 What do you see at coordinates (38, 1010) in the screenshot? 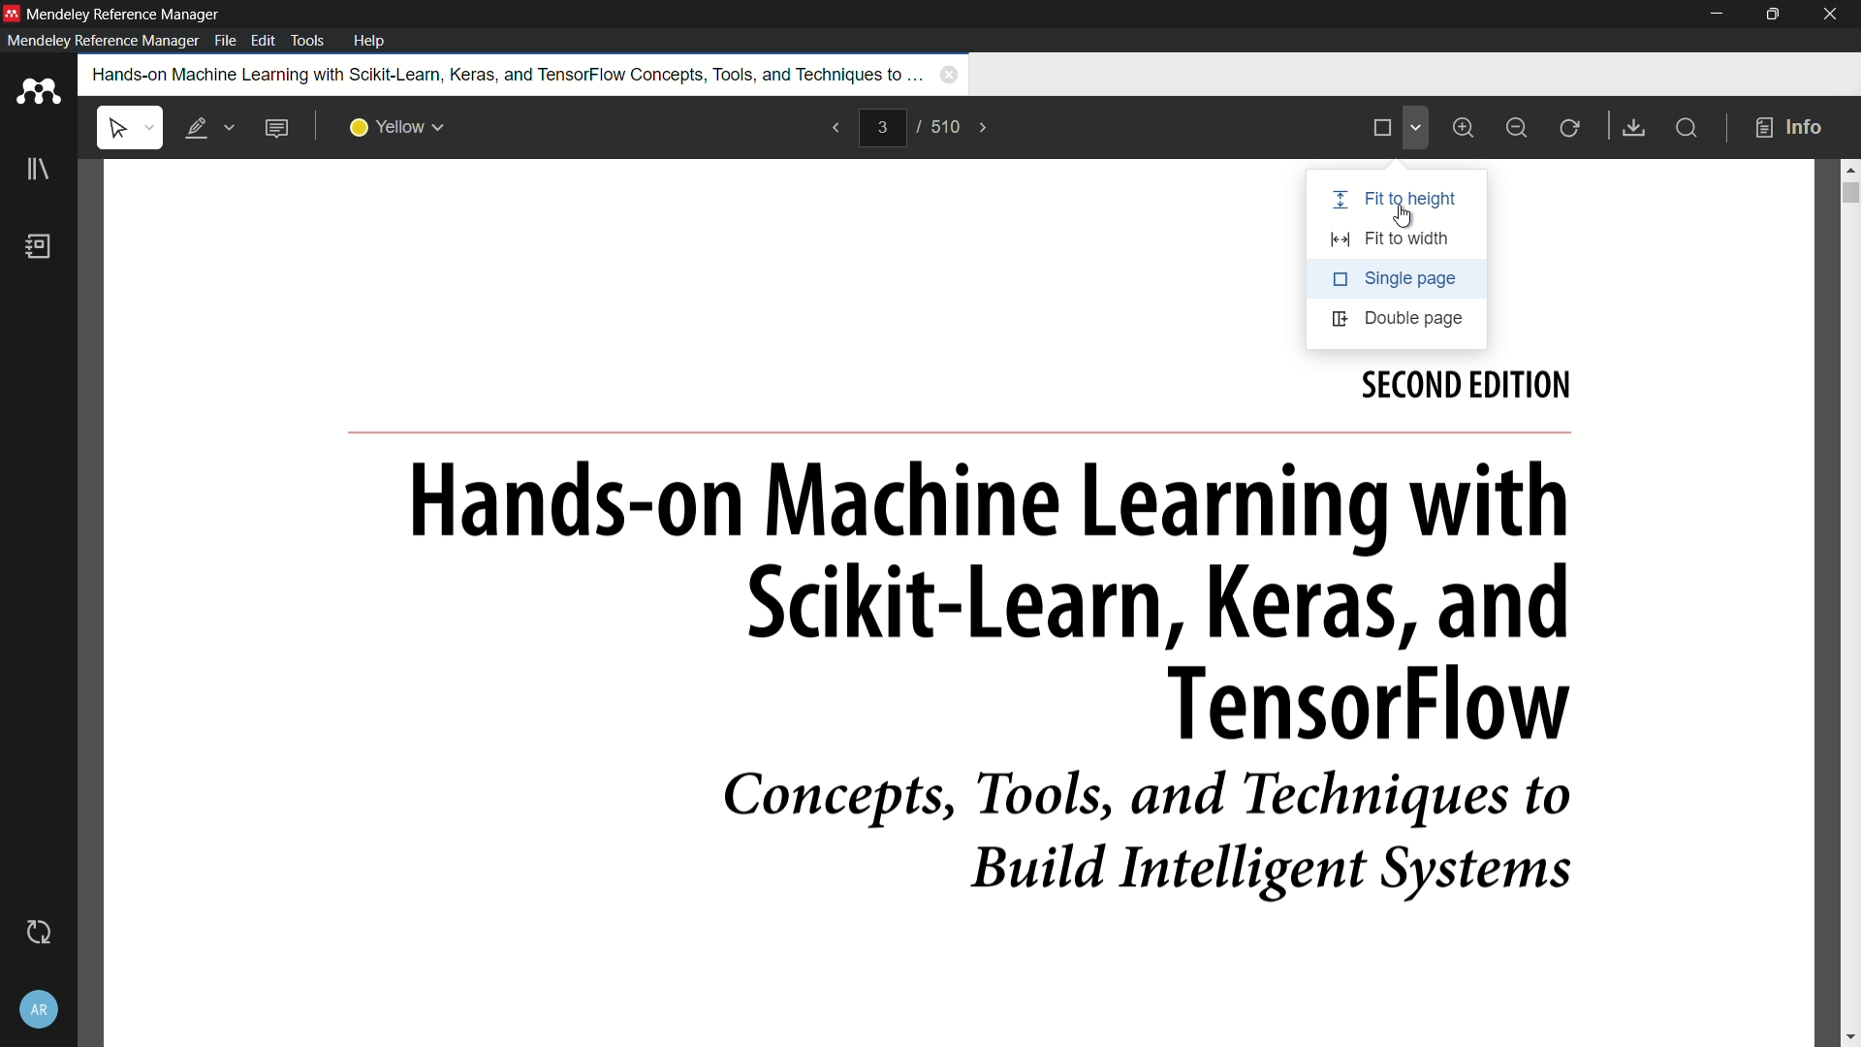
I see `account and settings` at bounding box center [38, 1010].